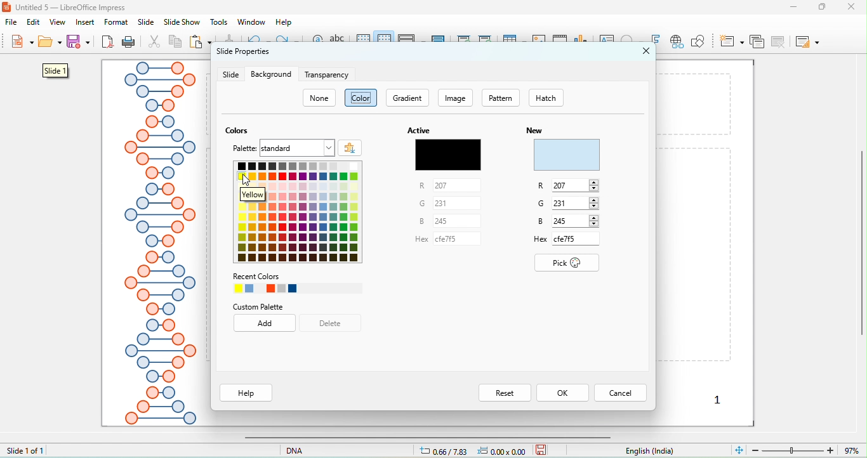 The width and height of the screenshot is (867, 458). What do you see at coordinates (514, 41) in the screenshot?
I see `table` at bounding box center [514, 41].